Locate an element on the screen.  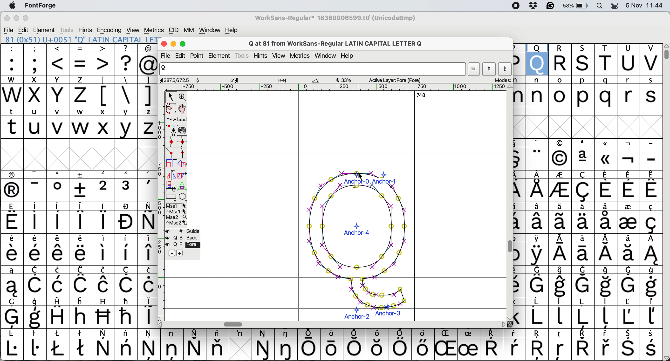
system logo is located at coordinates (11, 6).